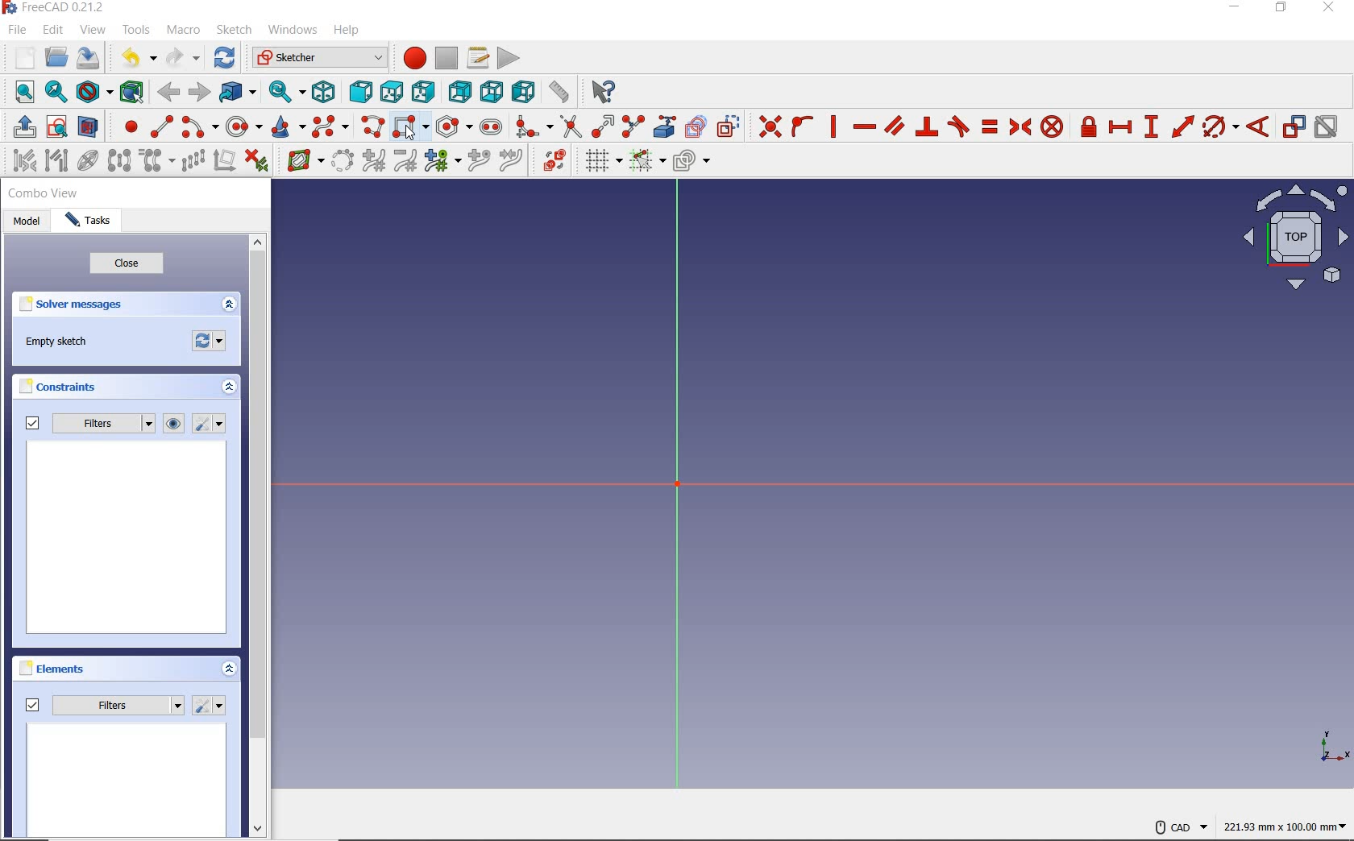  Describe the element at coordinates (44, 196) in the screenshot. I see `combo view` at that location.